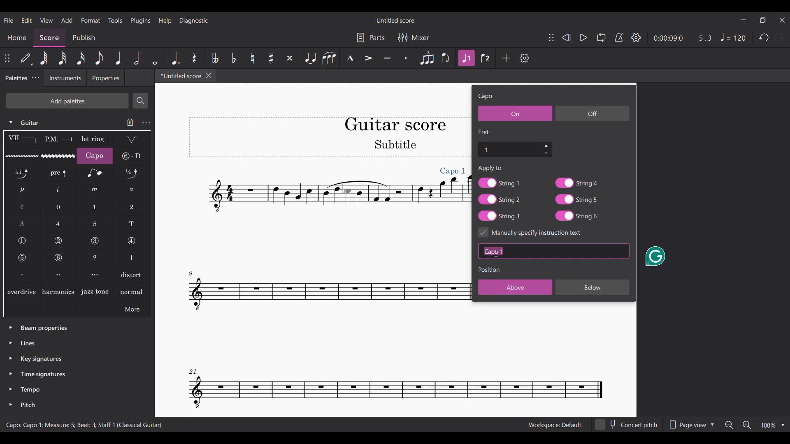 This screenshot has height=444, width=790. I want to click on Grace note bend, so click(95, 173).